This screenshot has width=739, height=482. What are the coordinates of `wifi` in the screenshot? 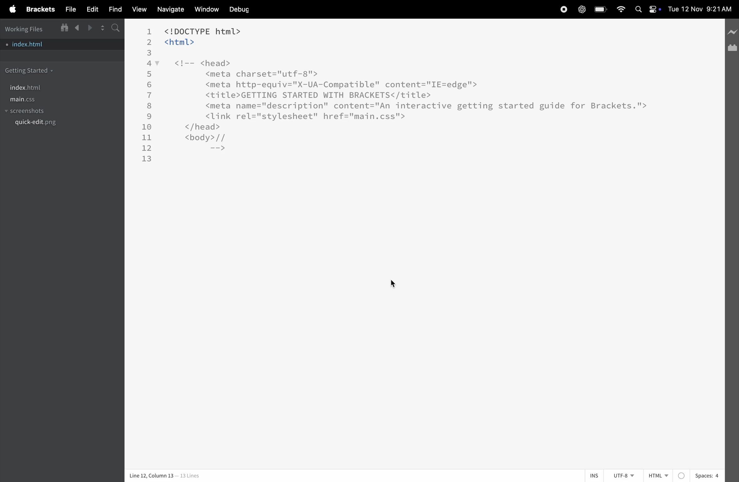 It's located at (619, 8).